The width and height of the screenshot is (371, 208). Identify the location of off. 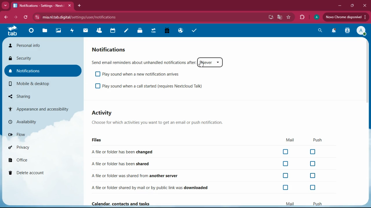
(285, 176).